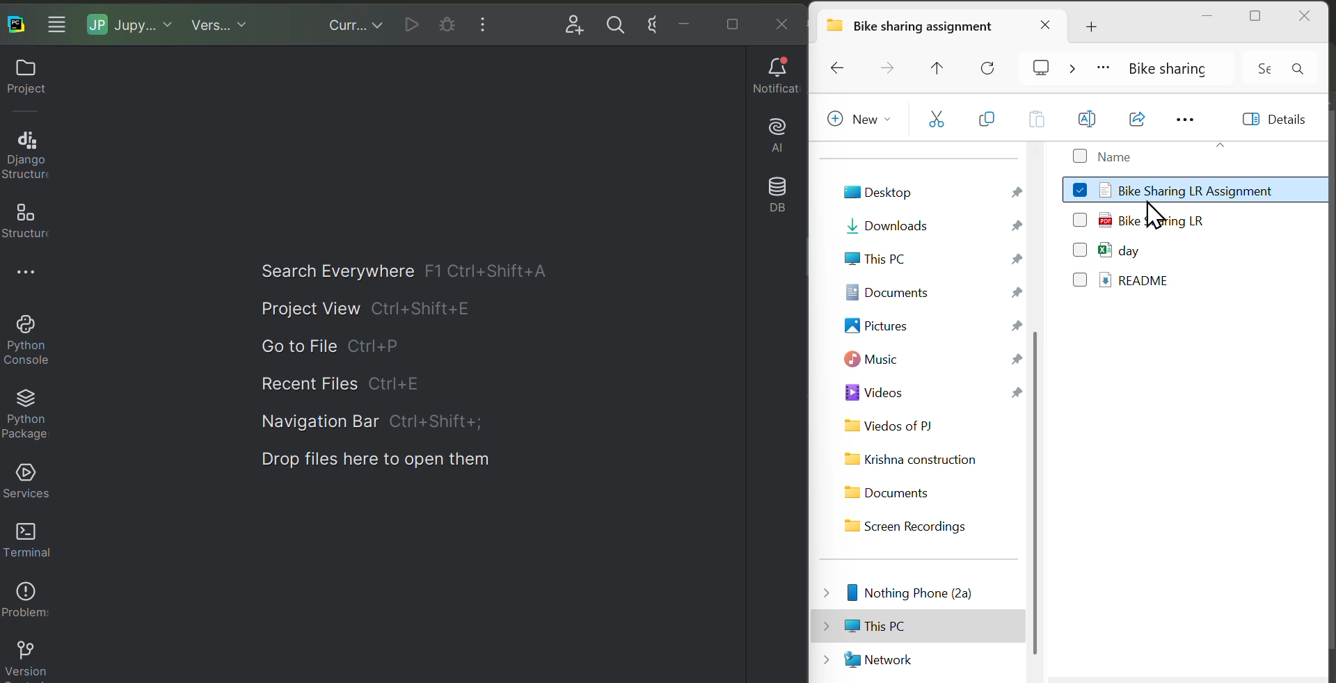 This screenshot has height=683, width=1336. I want to click on Videos of PJ, so click(933, 424).